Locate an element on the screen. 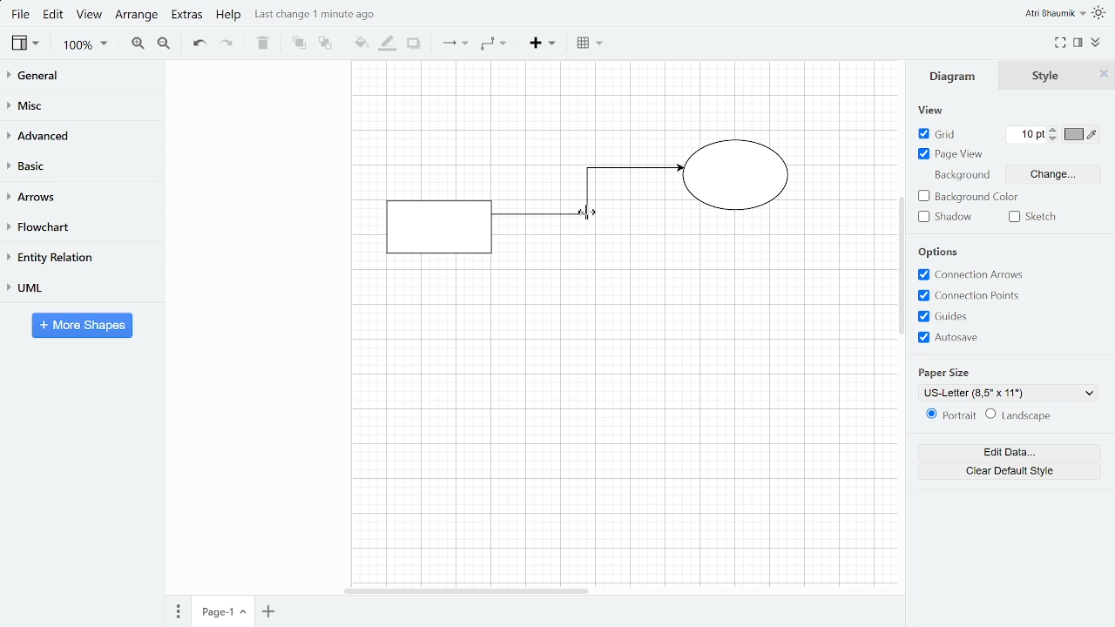 This screenshot has width=1115, height=627. Misc is located at coordinates (81, 106).